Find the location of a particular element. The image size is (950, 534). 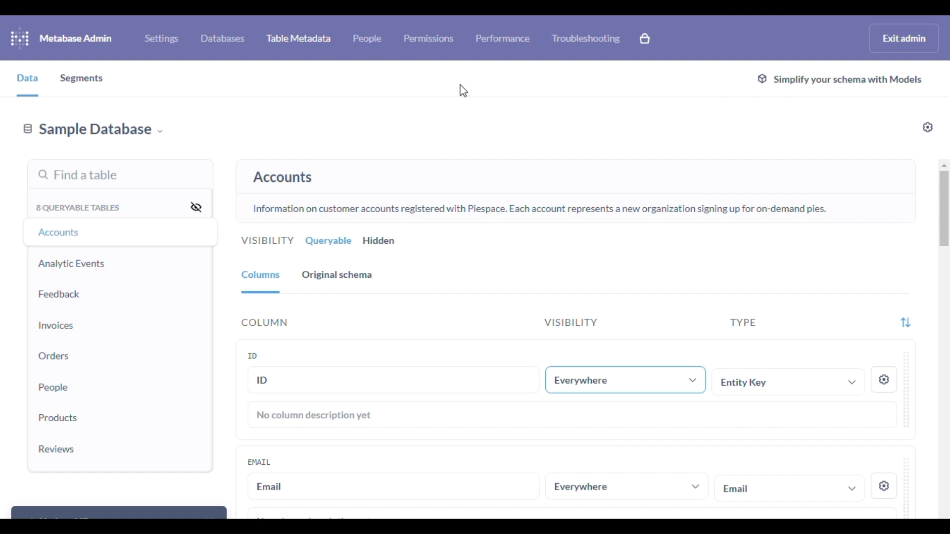

settings is located at coordinates (884, 487).